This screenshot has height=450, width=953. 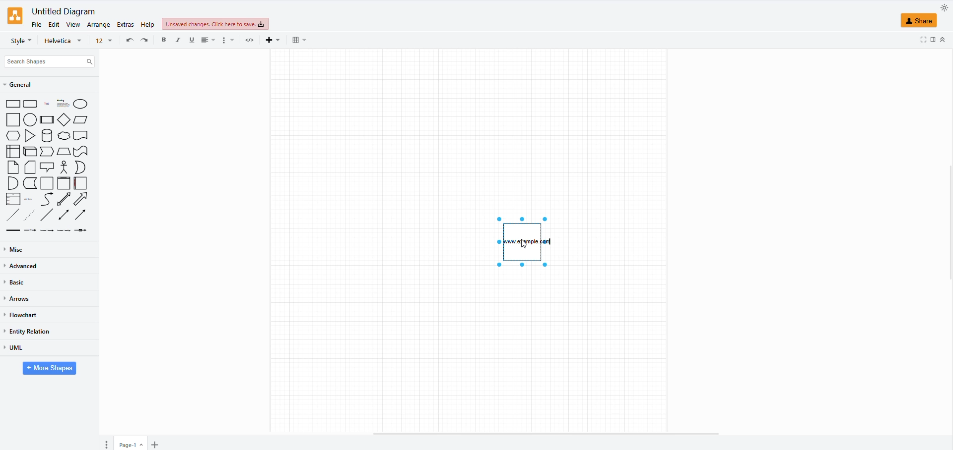 What do you see at coordinates (13, 199) in the screenshot?
I see `list` at bounding box center [13, 199].